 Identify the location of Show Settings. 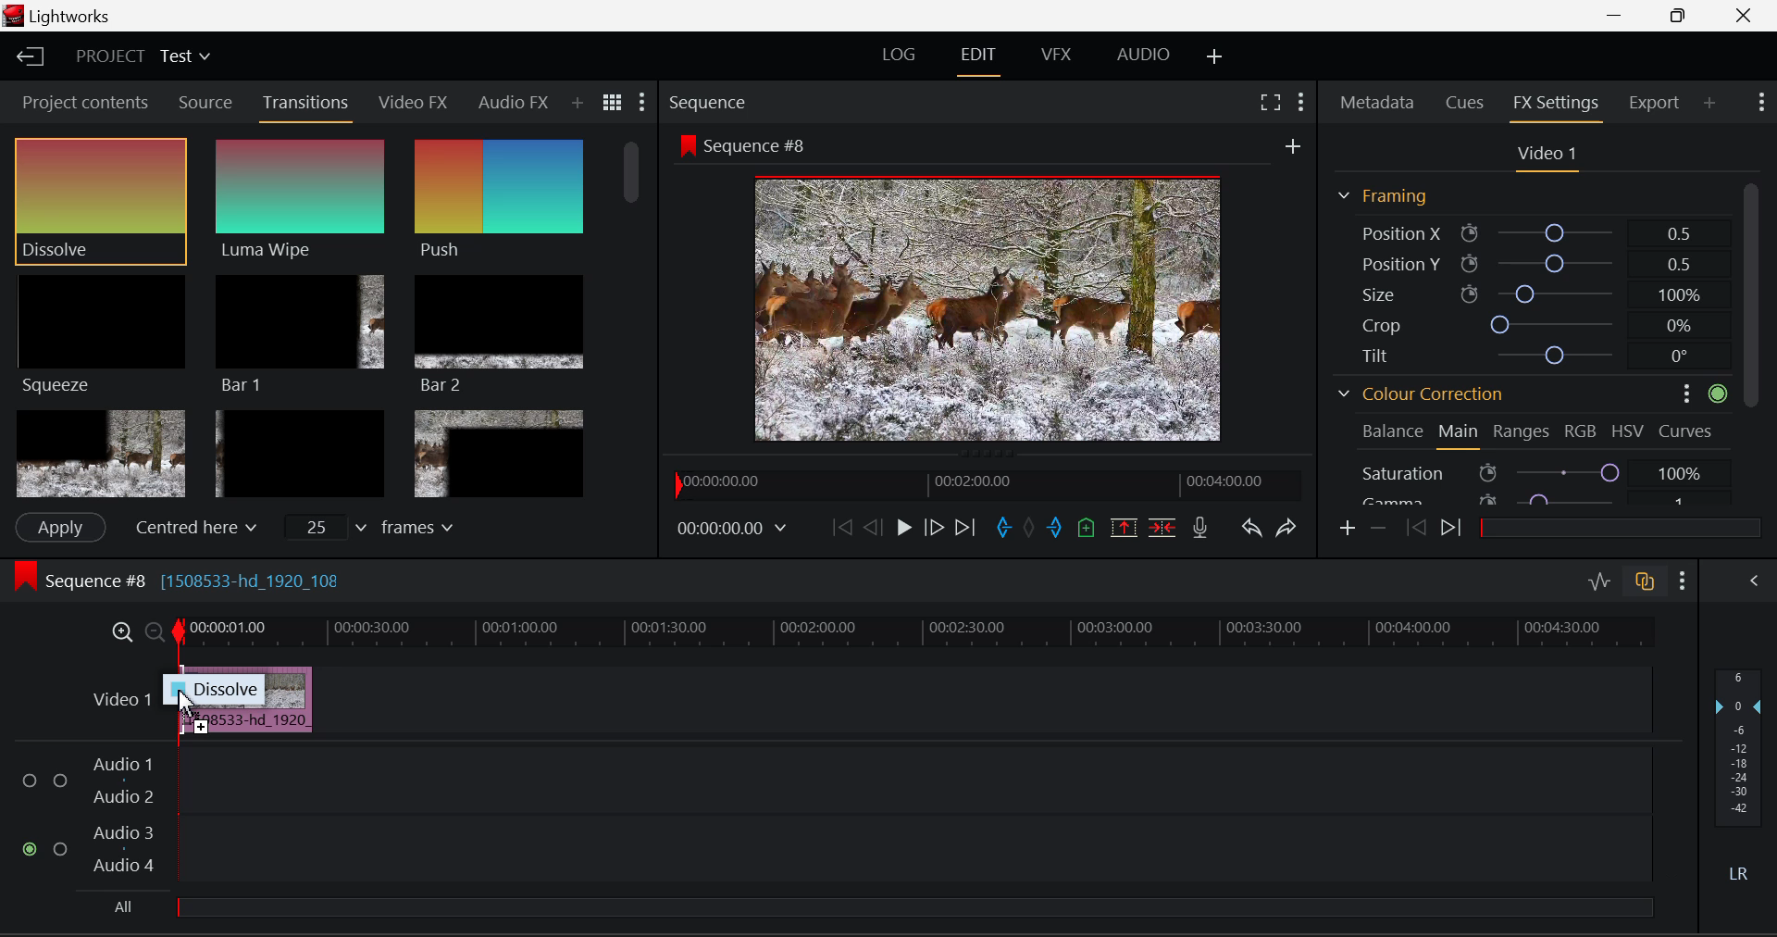
(642, 102).